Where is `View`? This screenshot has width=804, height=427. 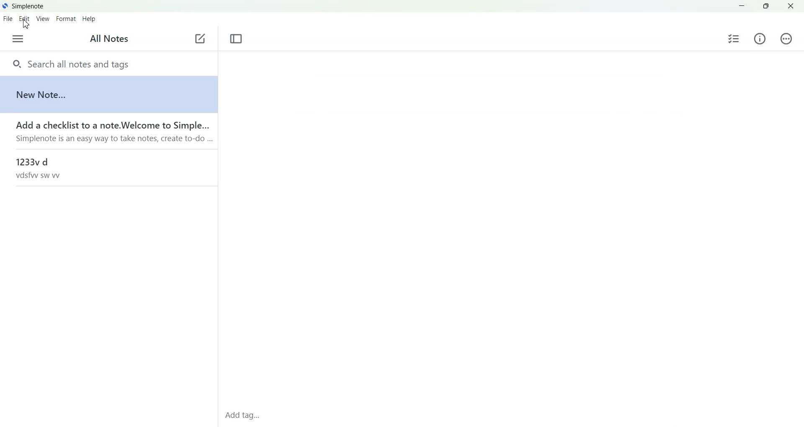
View is located at coordinates (42, 19).